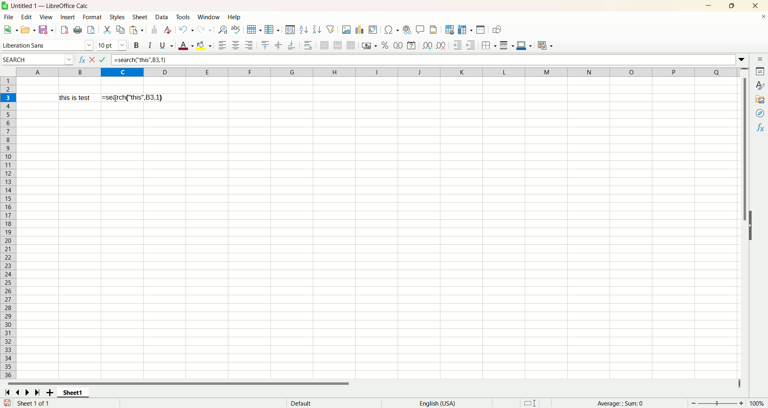  What do you see at coordinates (83, 6) in the screenshot?
I see `document name` at bounding box center [83, 6].